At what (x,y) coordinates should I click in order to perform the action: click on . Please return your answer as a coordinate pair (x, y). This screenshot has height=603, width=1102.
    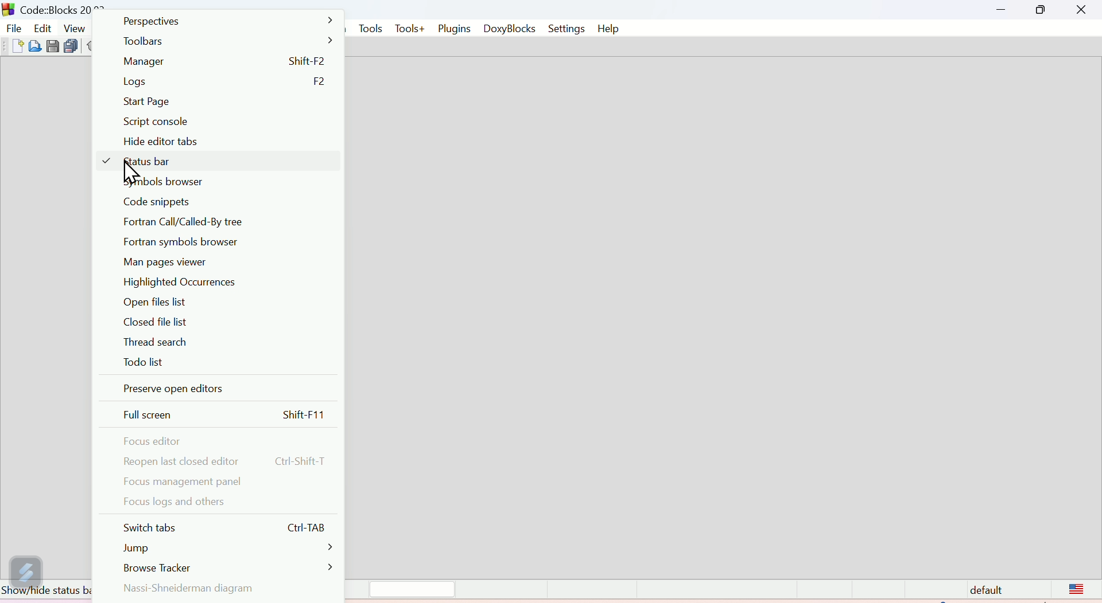
    Looking at the image, I should click on (15, 47).